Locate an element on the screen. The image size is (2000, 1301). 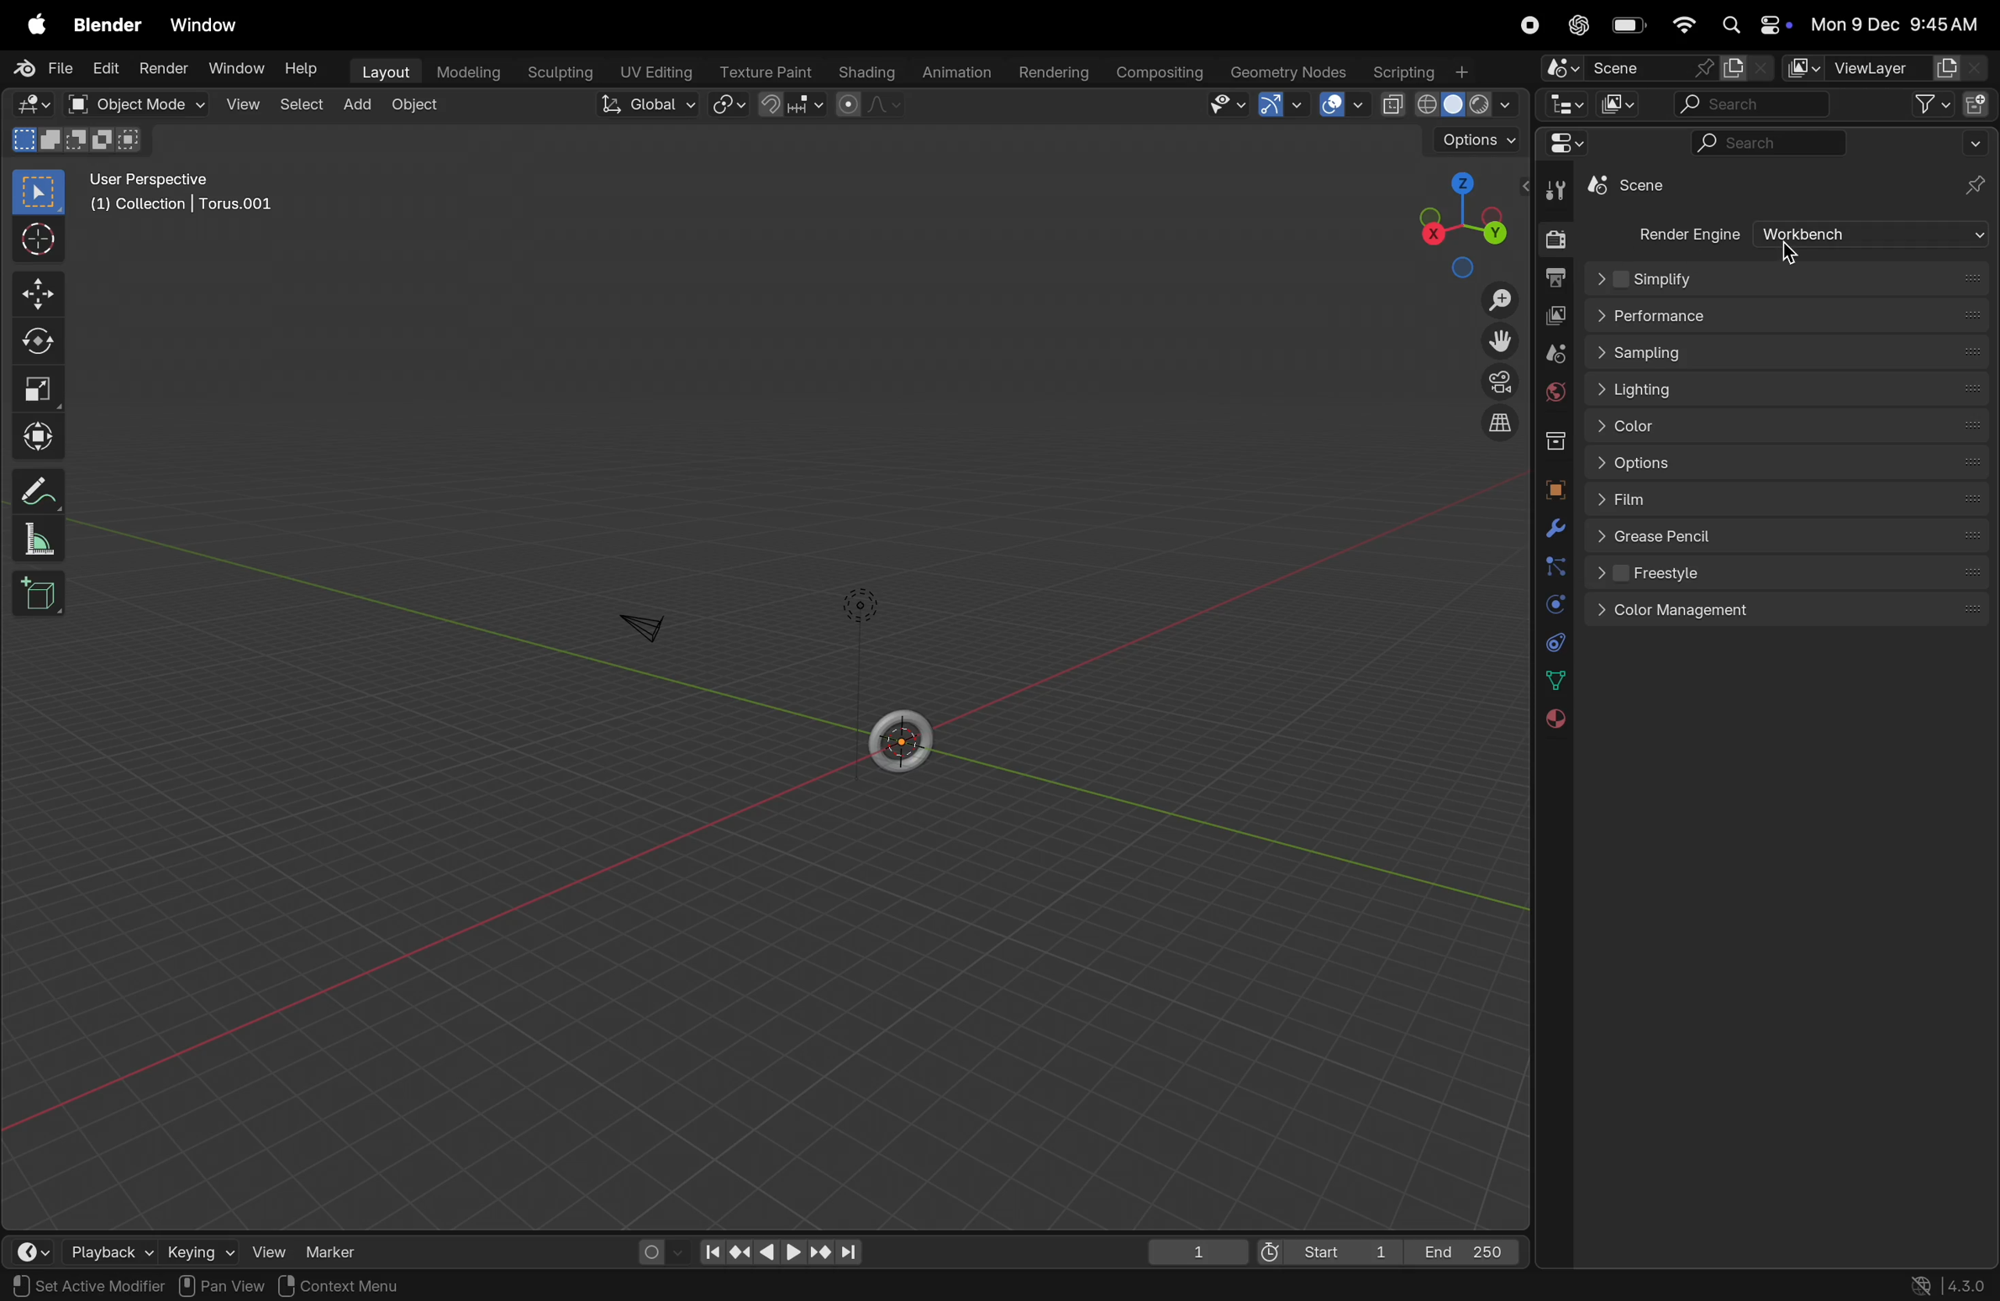
display mode is located at coordinates (1615, 107).